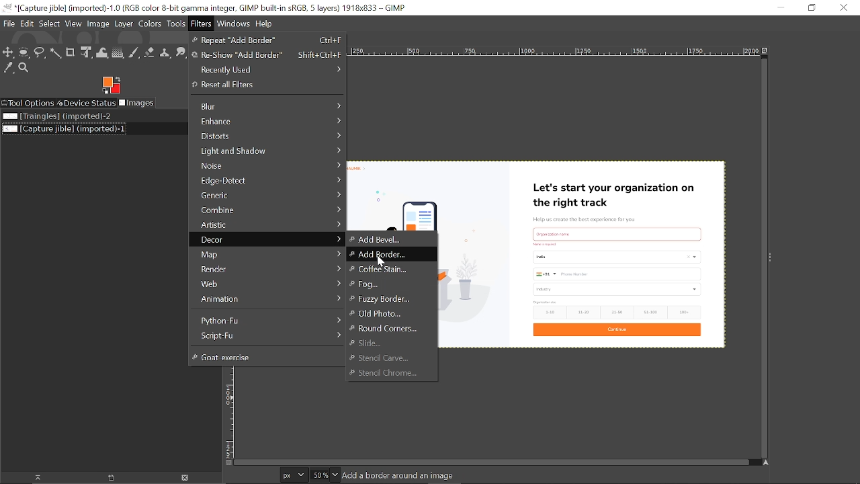  What do you see at coordinates (189, 477) in the screenshot?
I see `Delete image` at bounding box center [189, 477].